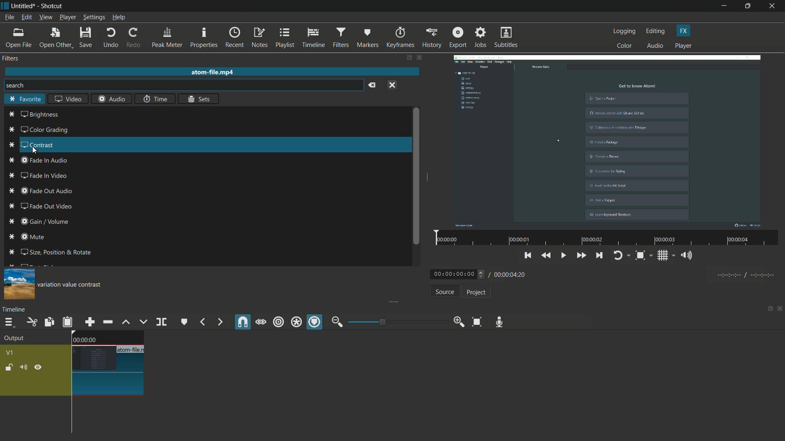 The width and height of the screenshot is (785, 441). What do you see at coordinates (38, 176) in the screenshot?
I see `fade in video` at bounding box center [38, 176].